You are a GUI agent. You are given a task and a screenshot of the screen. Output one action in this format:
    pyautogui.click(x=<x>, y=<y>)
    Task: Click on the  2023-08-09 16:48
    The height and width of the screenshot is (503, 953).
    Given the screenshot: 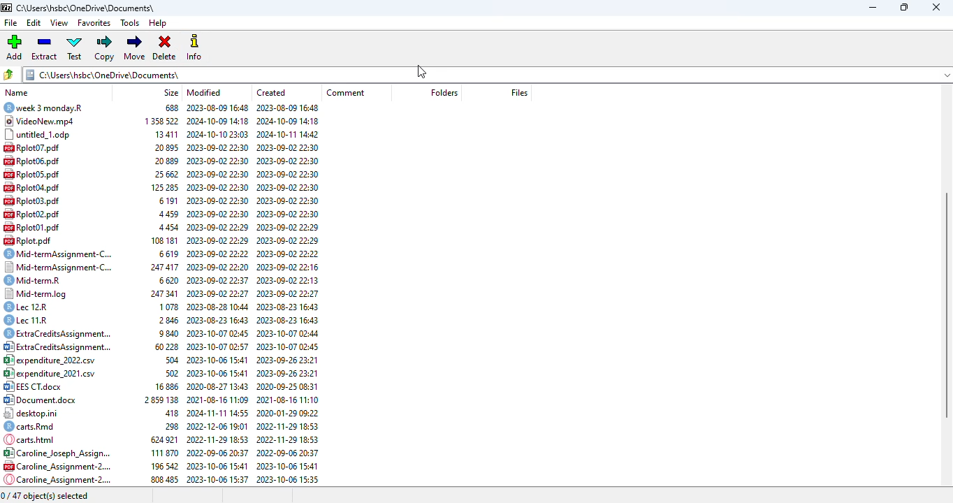 What is the action you would take?
    pyautogui.click(x=289, y=109)
    